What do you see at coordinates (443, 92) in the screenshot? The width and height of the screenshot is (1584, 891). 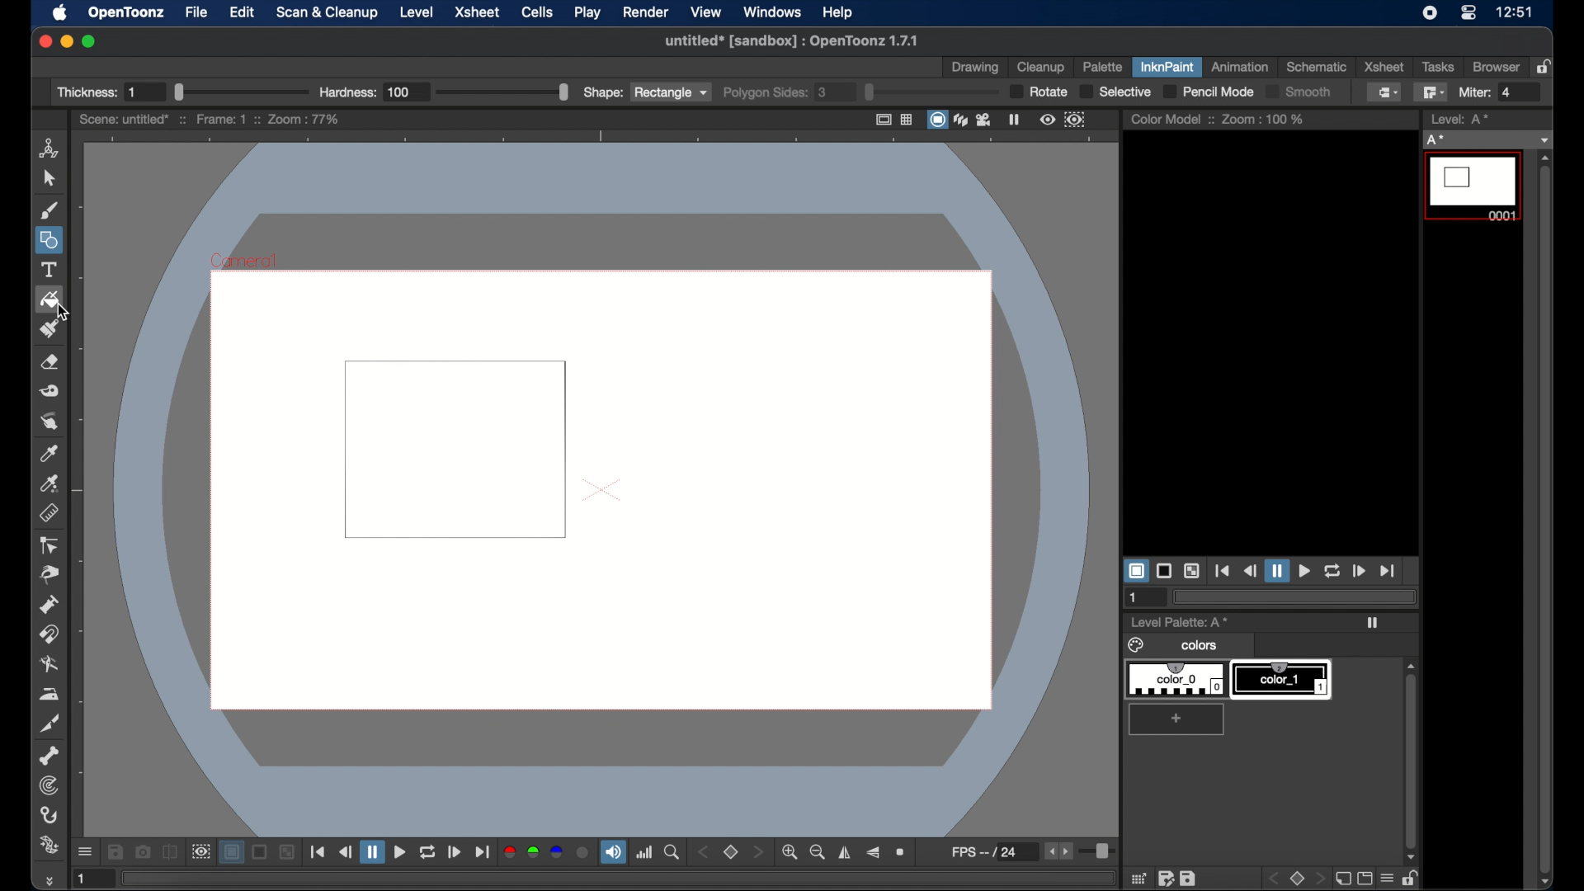 I see `Hardness` at bounding box center [443, 92].